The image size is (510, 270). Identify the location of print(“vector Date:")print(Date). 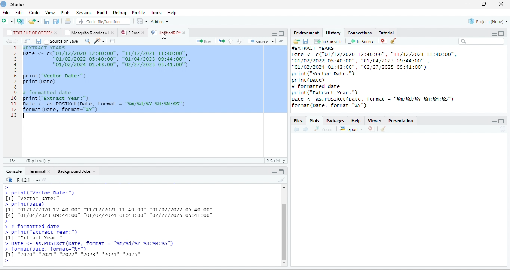
(338, 77).